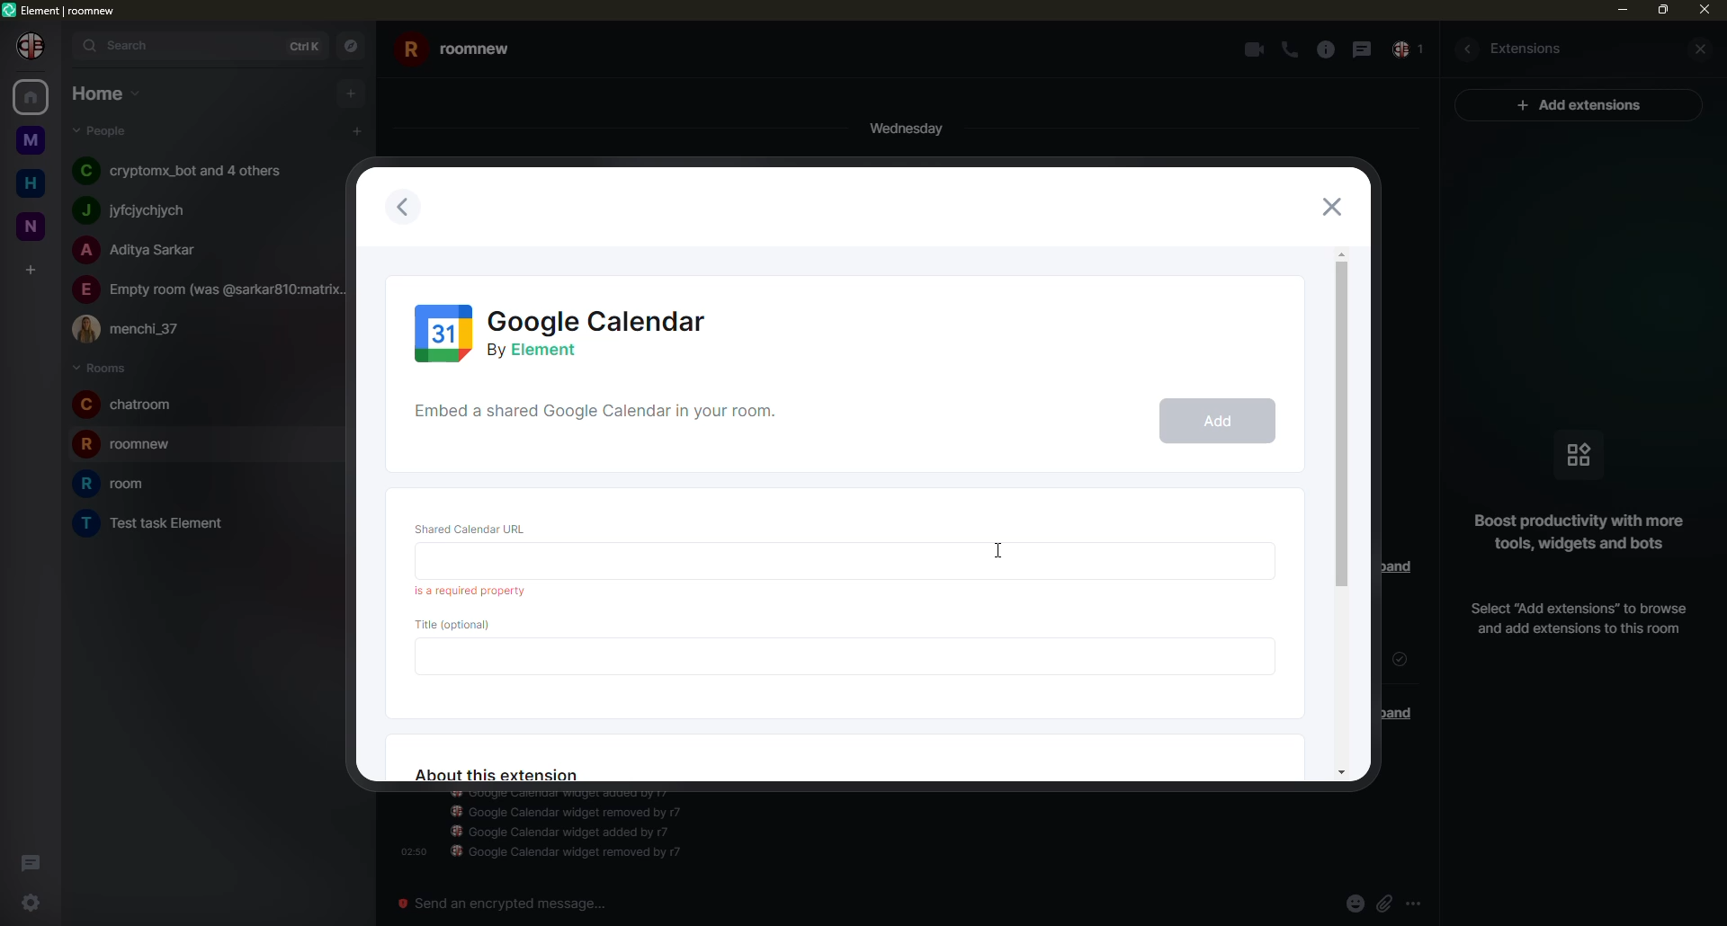  What do you see at coordinates (32, 183) in the screenshot?
I see `home` at bounding box center [32, 183].